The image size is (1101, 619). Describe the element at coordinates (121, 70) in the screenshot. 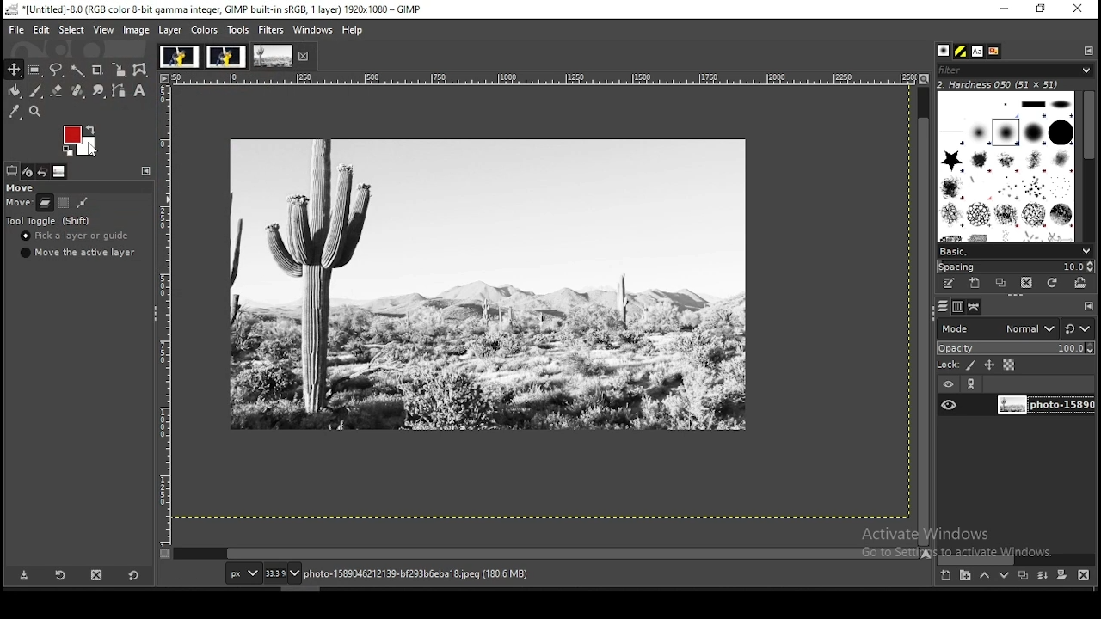

I see `scale tool` at that location.